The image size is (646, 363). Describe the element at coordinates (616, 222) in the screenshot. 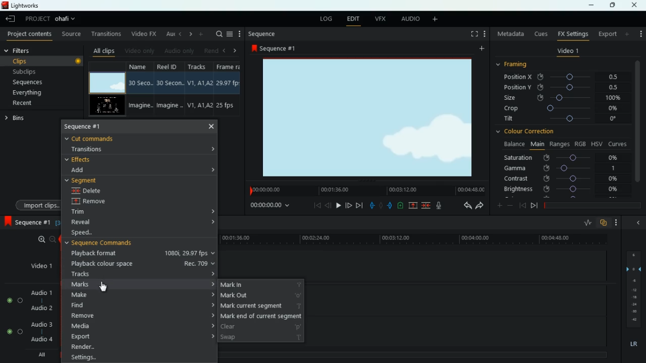

I see `more` at that location.